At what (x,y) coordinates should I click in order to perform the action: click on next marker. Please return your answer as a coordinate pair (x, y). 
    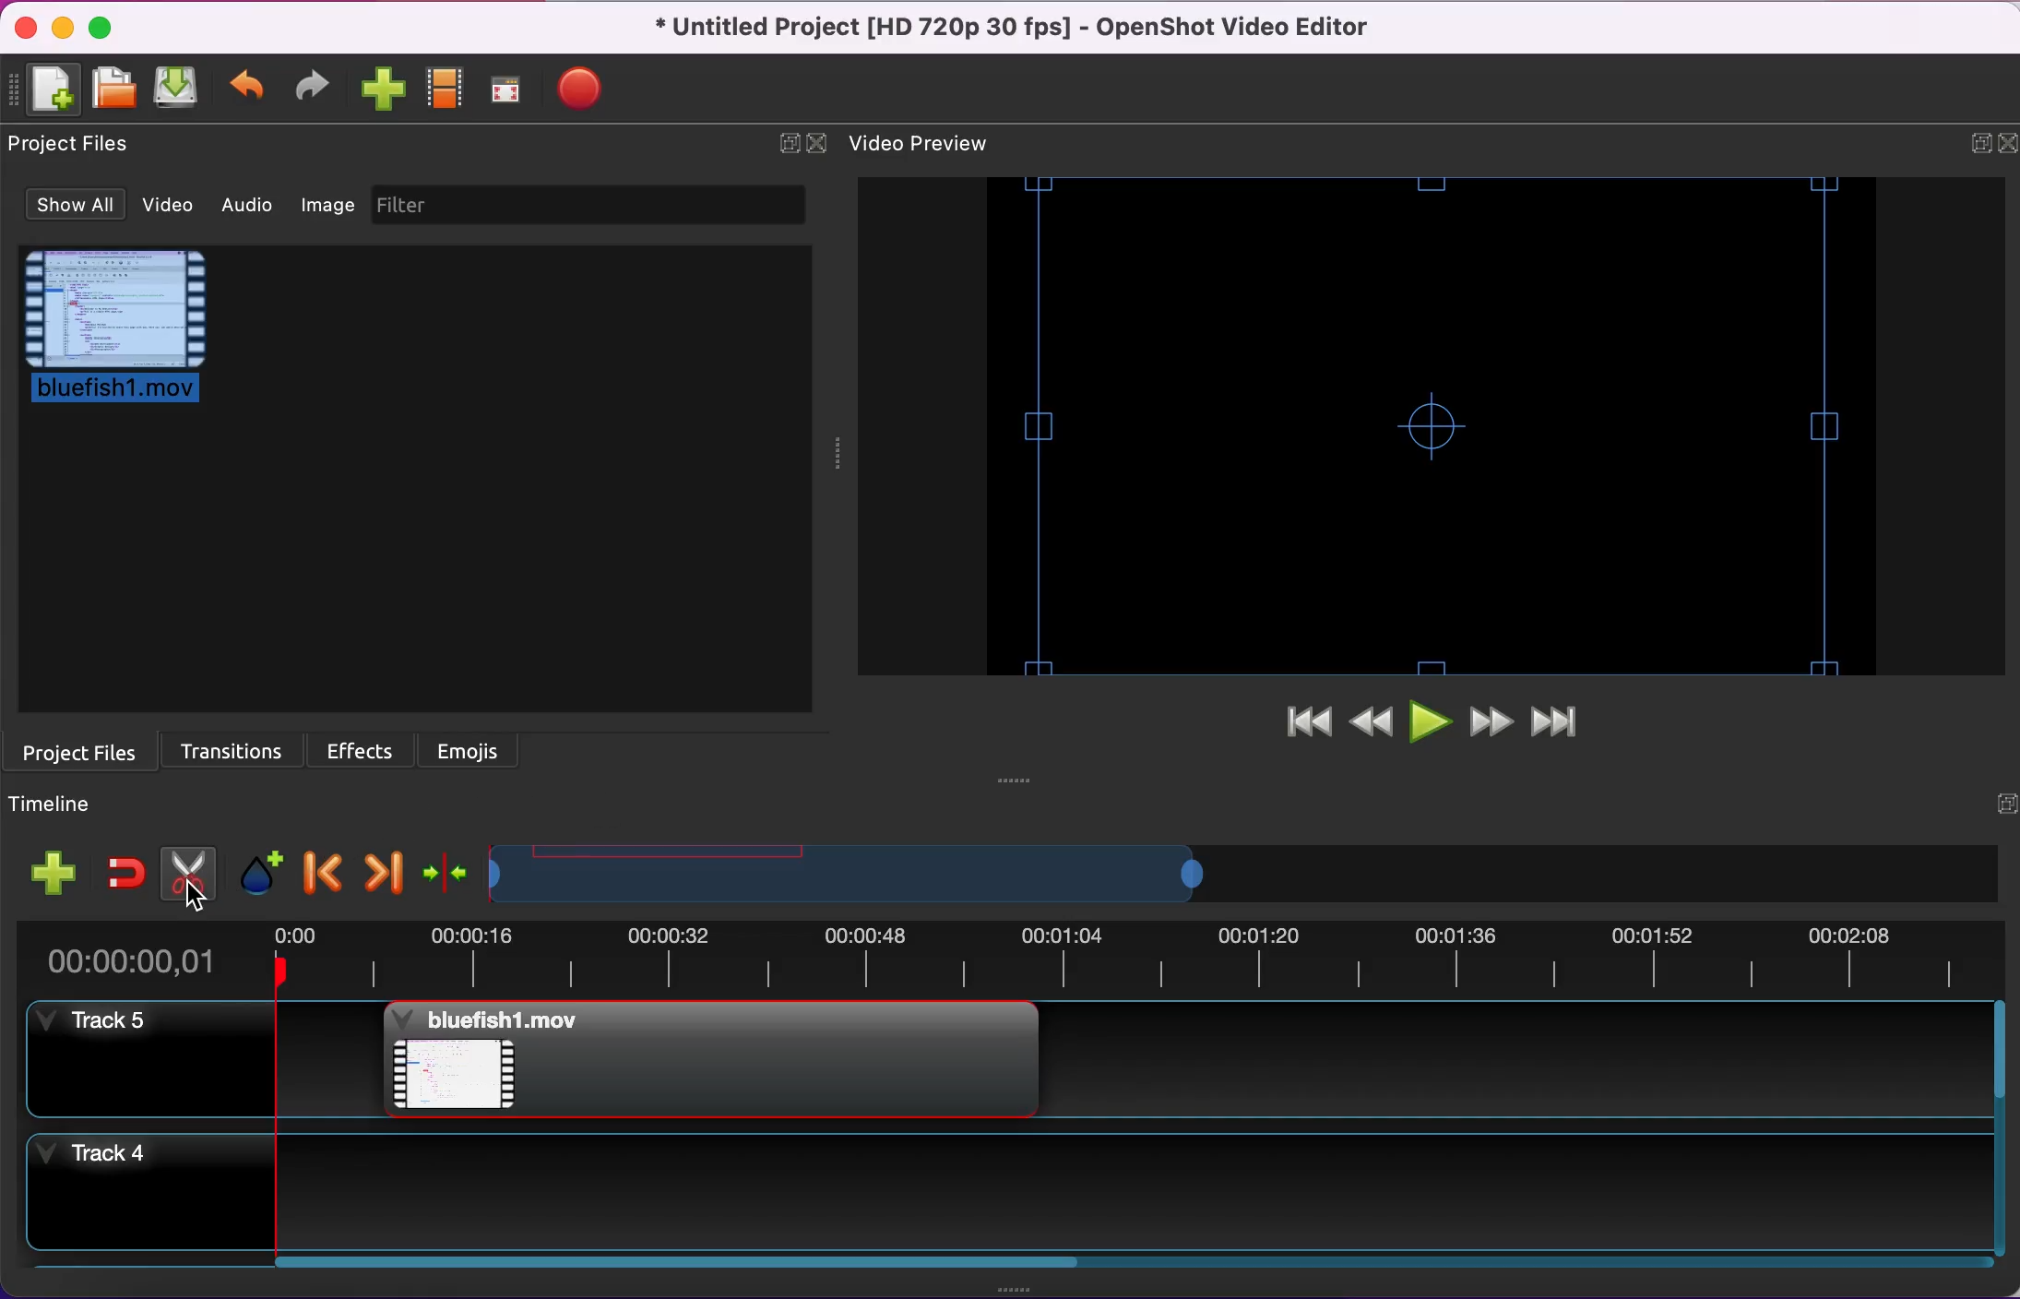
    Looking at the image, I should click on (379, 869).